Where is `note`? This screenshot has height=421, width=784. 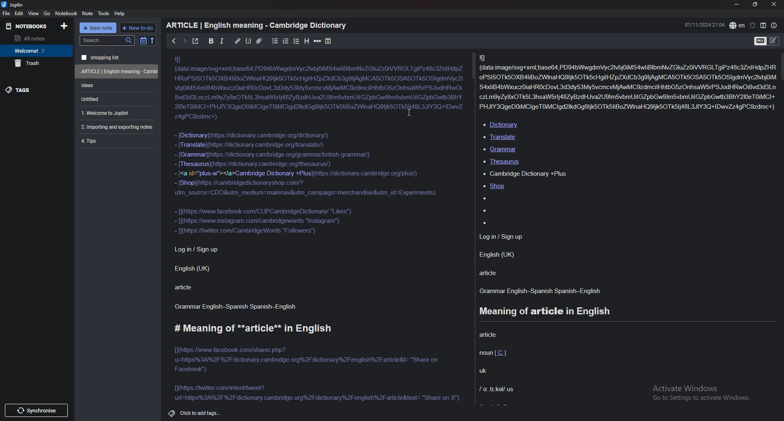 note is located at coordinates (118, 141).